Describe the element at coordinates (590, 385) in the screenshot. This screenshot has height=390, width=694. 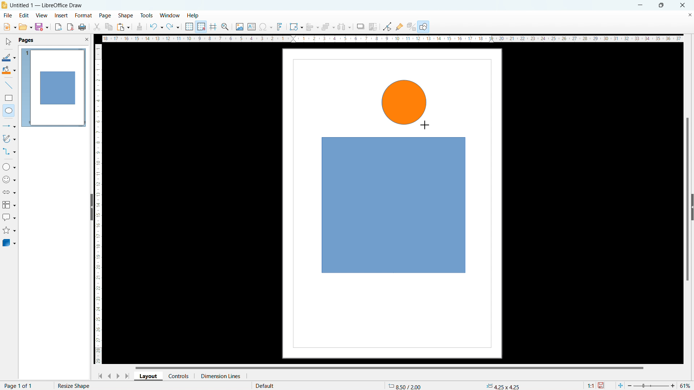
I see `scaling factor` at that location.